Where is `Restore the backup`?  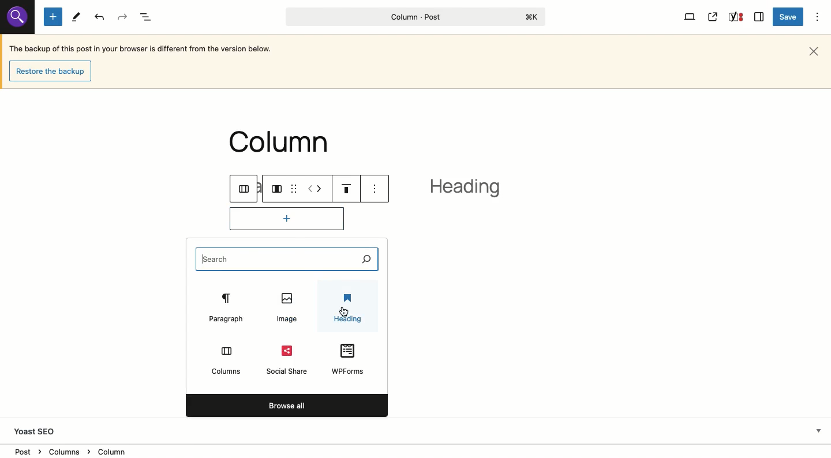
Restore the backup is located at coordinates (53, 72).